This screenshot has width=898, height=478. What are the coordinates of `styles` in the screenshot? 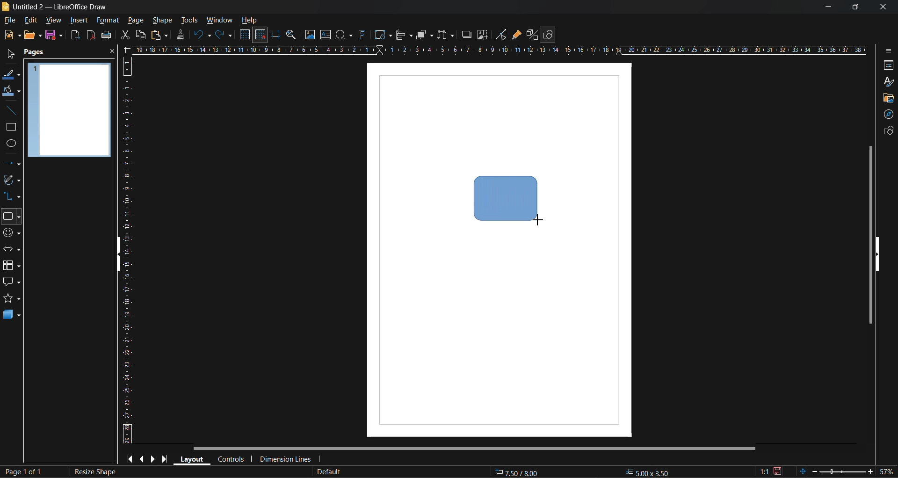 It's located at (889, 83).